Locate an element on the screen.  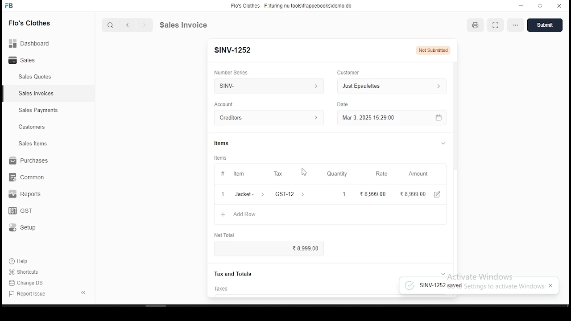
Flo's clothes is located at coordinates (37, 24).